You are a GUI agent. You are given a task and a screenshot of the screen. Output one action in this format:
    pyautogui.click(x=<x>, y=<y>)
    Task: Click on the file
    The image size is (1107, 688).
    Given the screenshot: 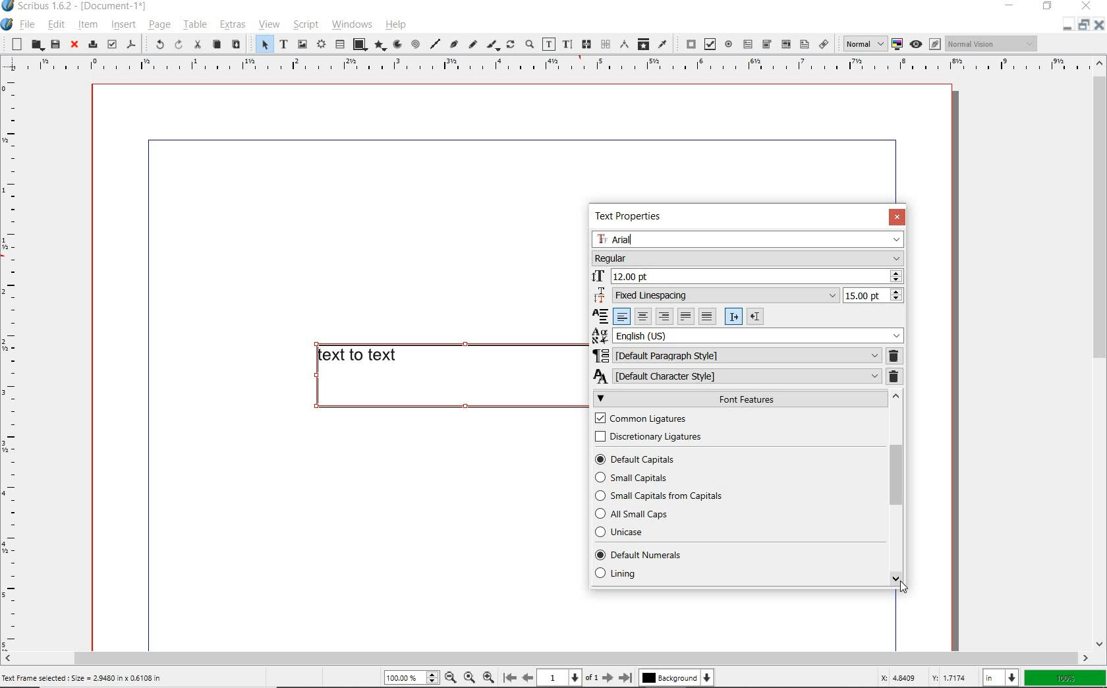 What is the action you would take?
    pyautogui.click(x=28, y=26)
    